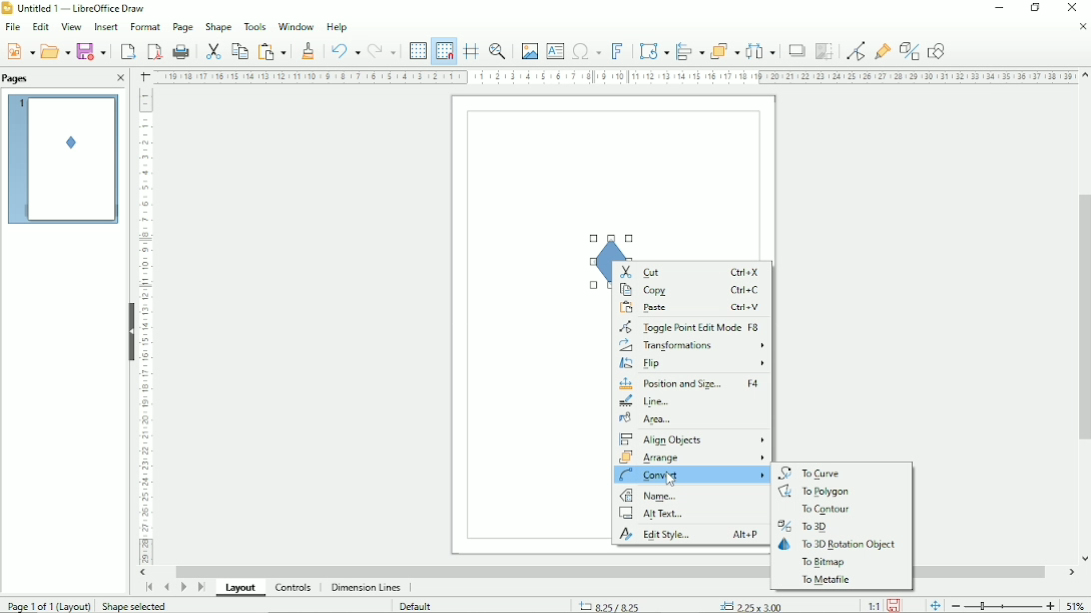 Image resolution: width=1091 pixels, height=613 pixels. What do you see at coordinates (808, 526) in the screenshot?
I see `To 3D` at bounding box center [808, 526].